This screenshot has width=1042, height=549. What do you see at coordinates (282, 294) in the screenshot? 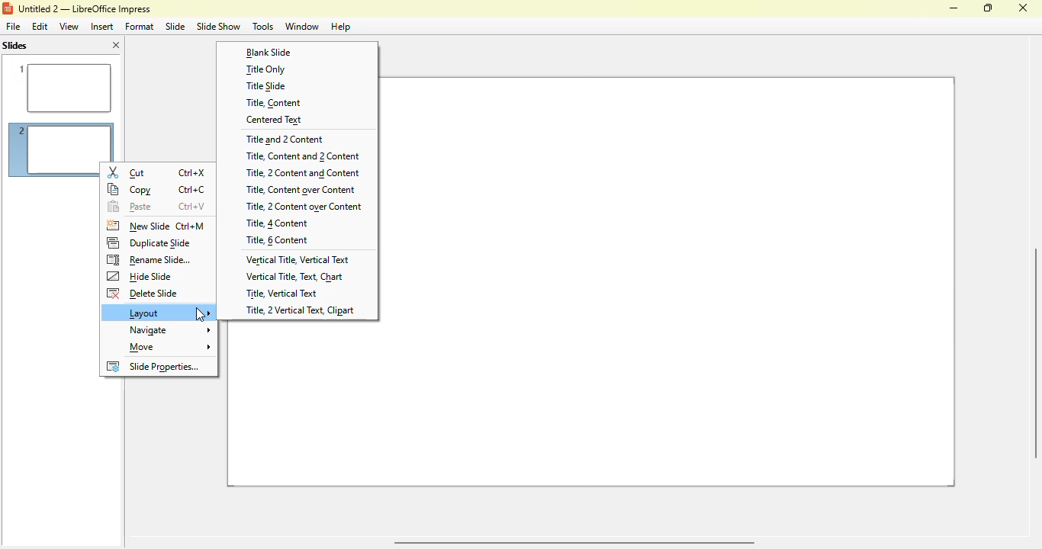
I see `title, vertical text` at bounding box center [282, 294].